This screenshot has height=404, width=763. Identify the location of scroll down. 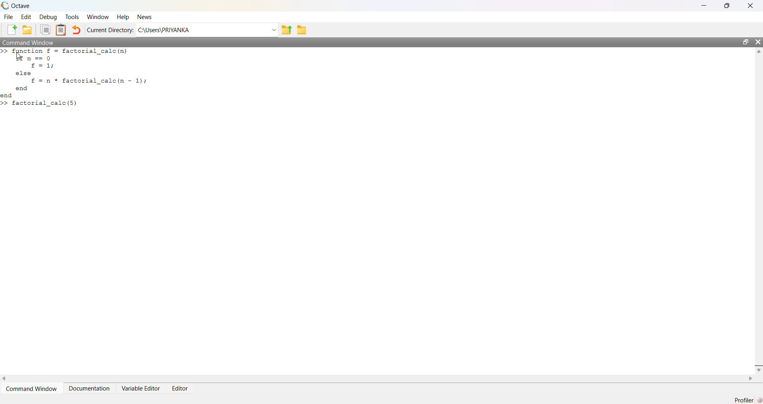
(758, 369).